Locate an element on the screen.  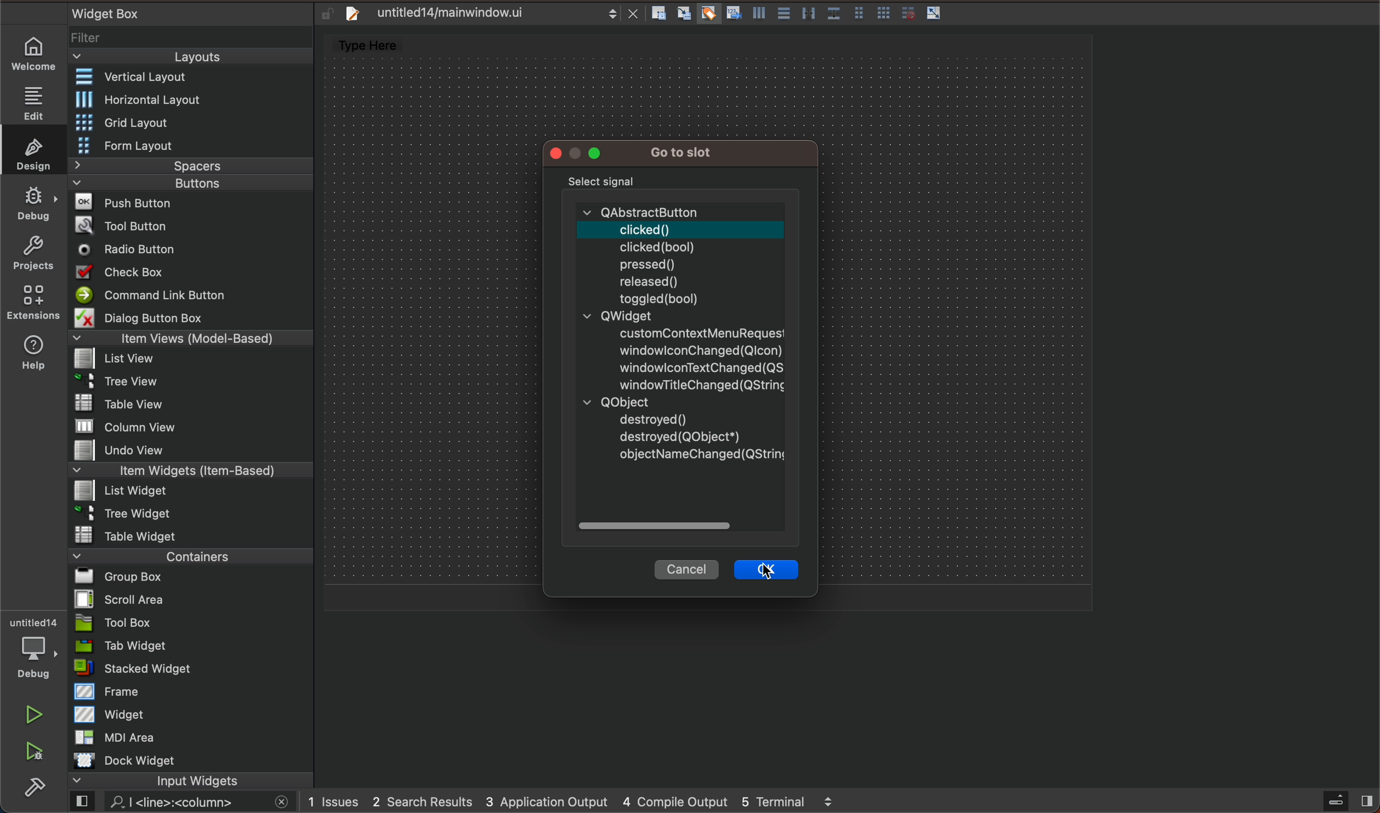
buttons is located at coordinates (188, 185).